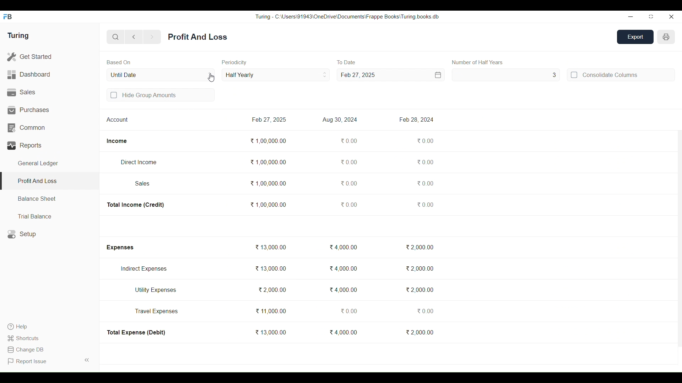 The width and height of the screenshot is (682, 383). I want to click on Turing, so click(18, 36).